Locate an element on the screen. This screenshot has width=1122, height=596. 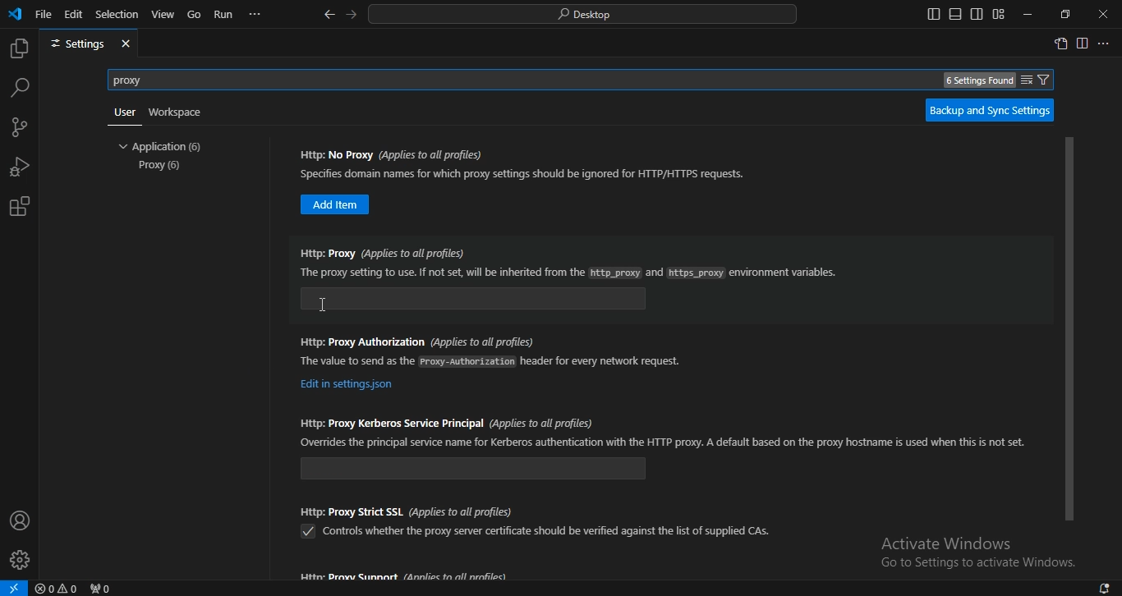
split editor right is located at coordinates (1082, 44).